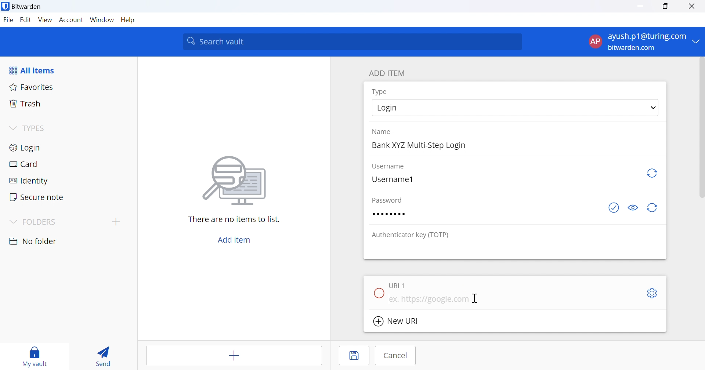 The height and width of the screenshot is (370, 705). Describe the element at coordinates (353, 41) in the screenshot. I see `Search vault` at that location.